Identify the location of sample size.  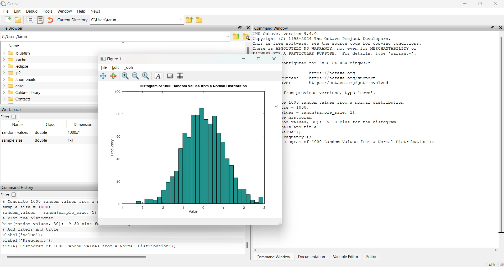
(13, 141).